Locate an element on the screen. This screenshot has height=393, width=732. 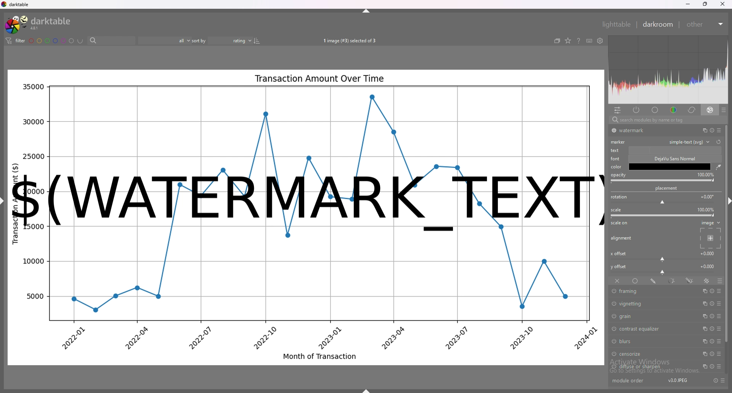
reset is located at coordinates (711, 316).